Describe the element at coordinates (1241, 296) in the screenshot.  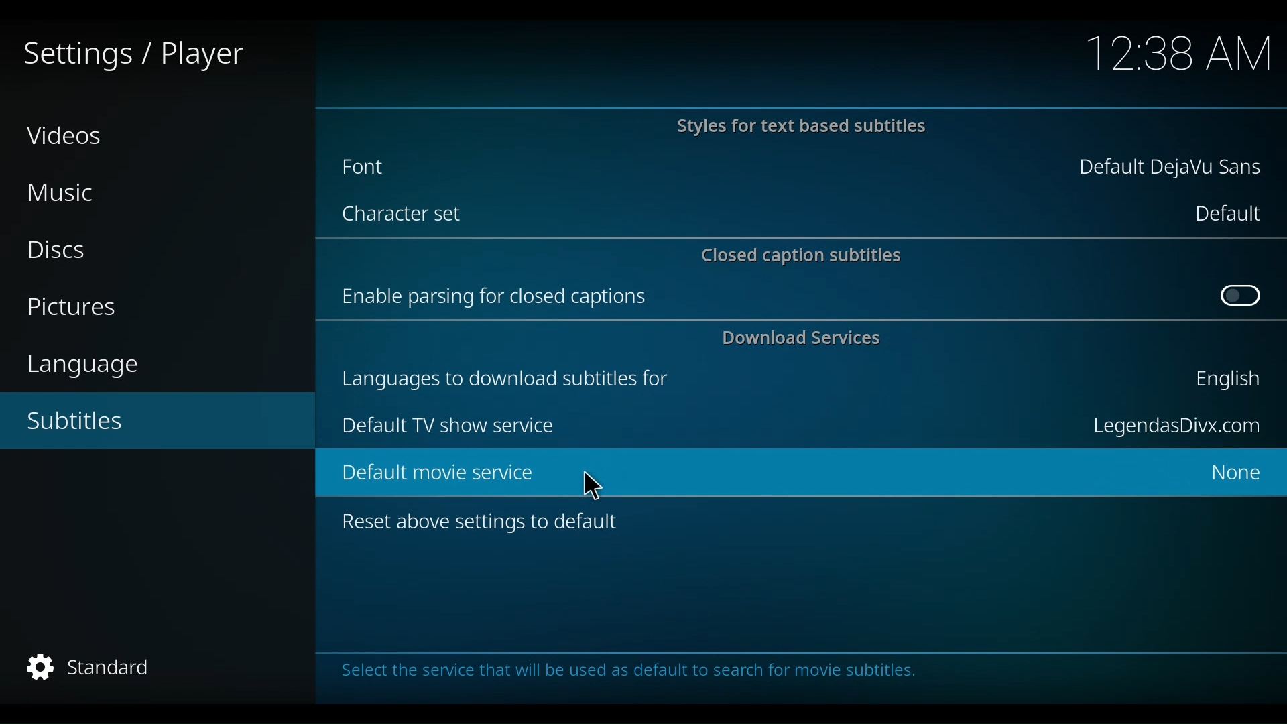
I see `Toggle on/off` at that location.